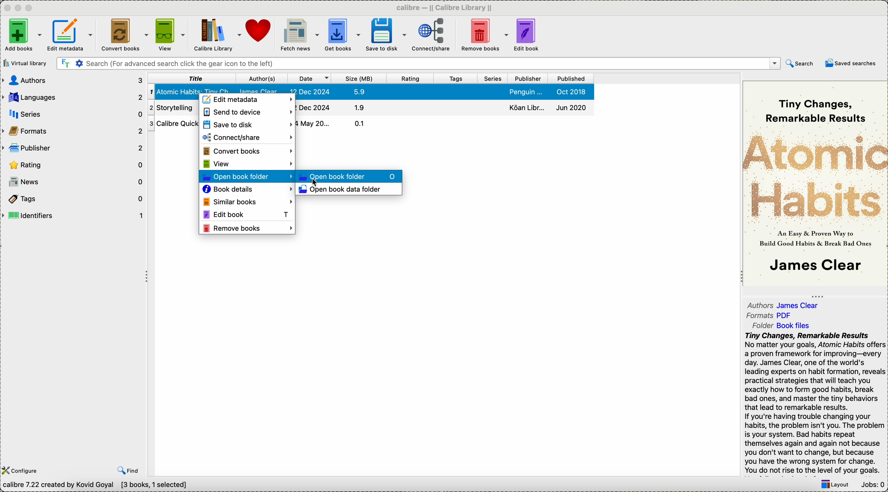 Image resolution: width=888 pixels, height=492 pixels. What do you see at coordinates (170, 35) in the screenshot?
I see `view` at bounding box center [170, 35].